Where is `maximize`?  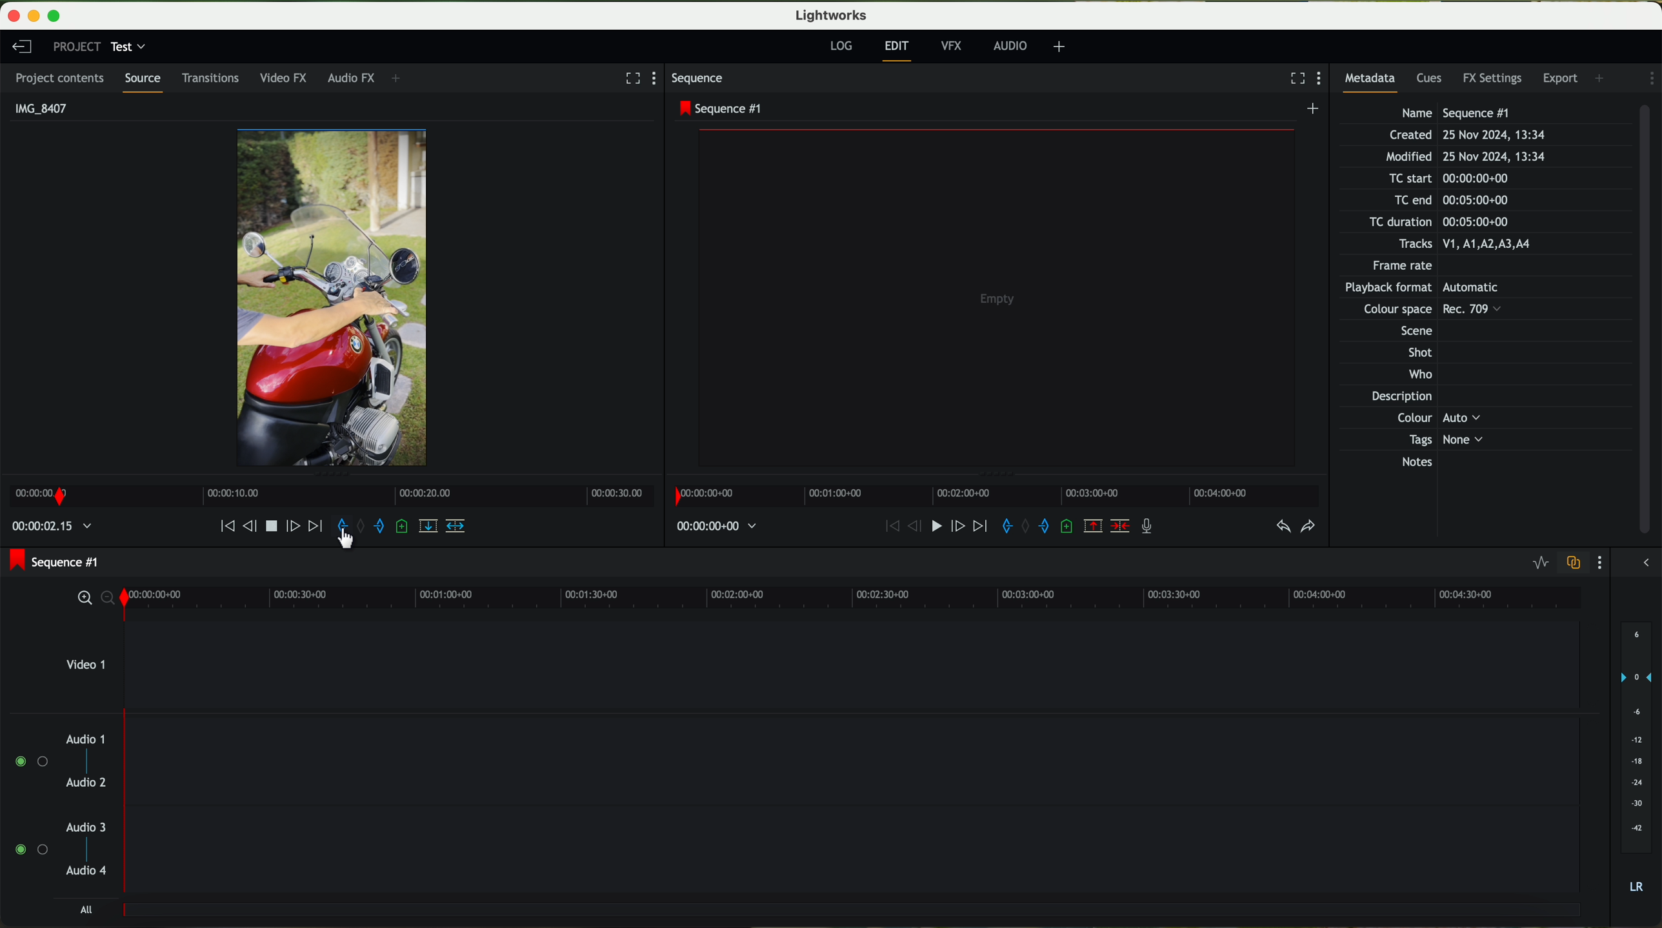
maximize is located at coordinates (62, 14).